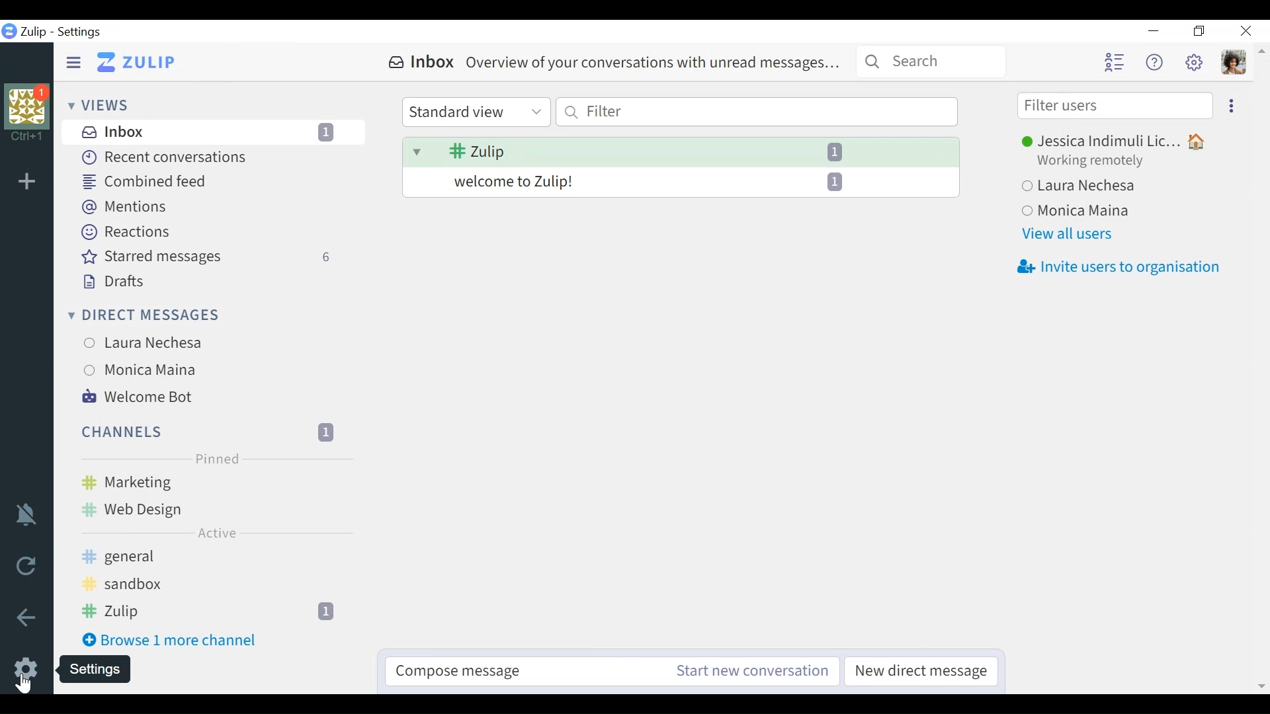 The image size is (1270, 714). Describe the element at coordinates (105, 105) in the screenshot. I see `Views` at that location.